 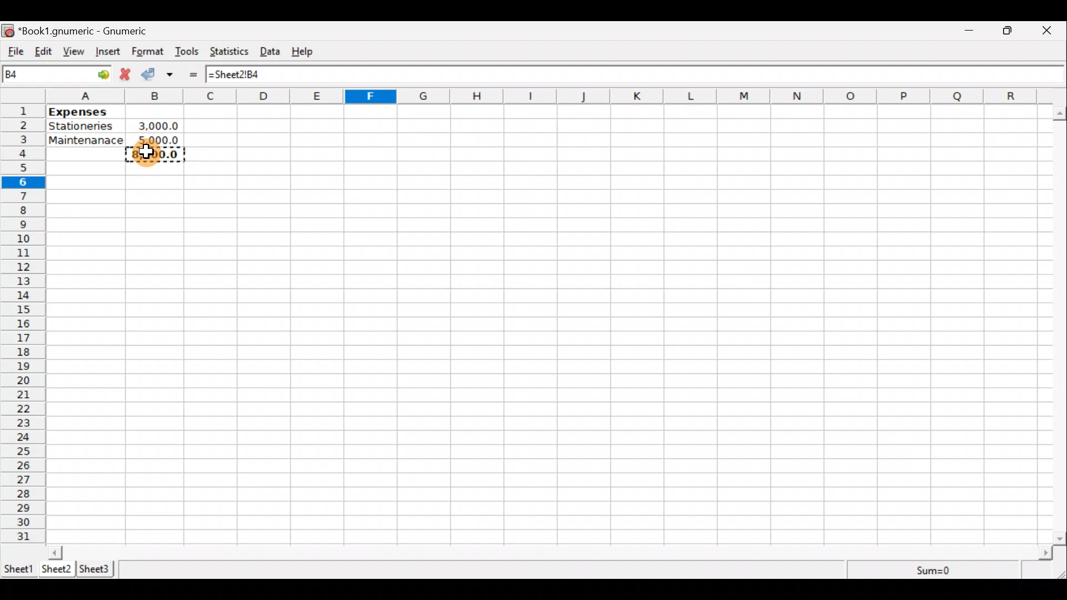 I want to click on Accept change in multiple cells, so click(x=174, y=74).